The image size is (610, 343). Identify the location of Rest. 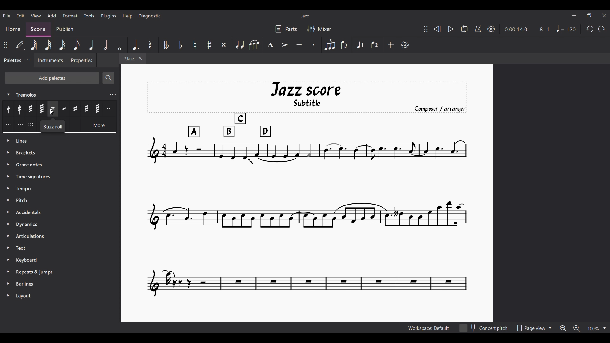
(151, 44).